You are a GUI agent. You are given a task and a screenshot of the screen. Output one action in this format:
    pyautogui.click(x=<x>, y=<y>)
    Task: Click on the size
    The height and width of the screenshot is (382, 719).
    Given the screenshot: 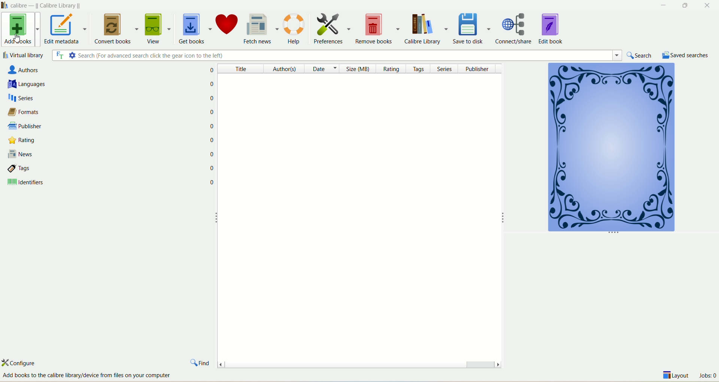 What is the action you would take?
    pyautogui.click(x=360, y=69)
    